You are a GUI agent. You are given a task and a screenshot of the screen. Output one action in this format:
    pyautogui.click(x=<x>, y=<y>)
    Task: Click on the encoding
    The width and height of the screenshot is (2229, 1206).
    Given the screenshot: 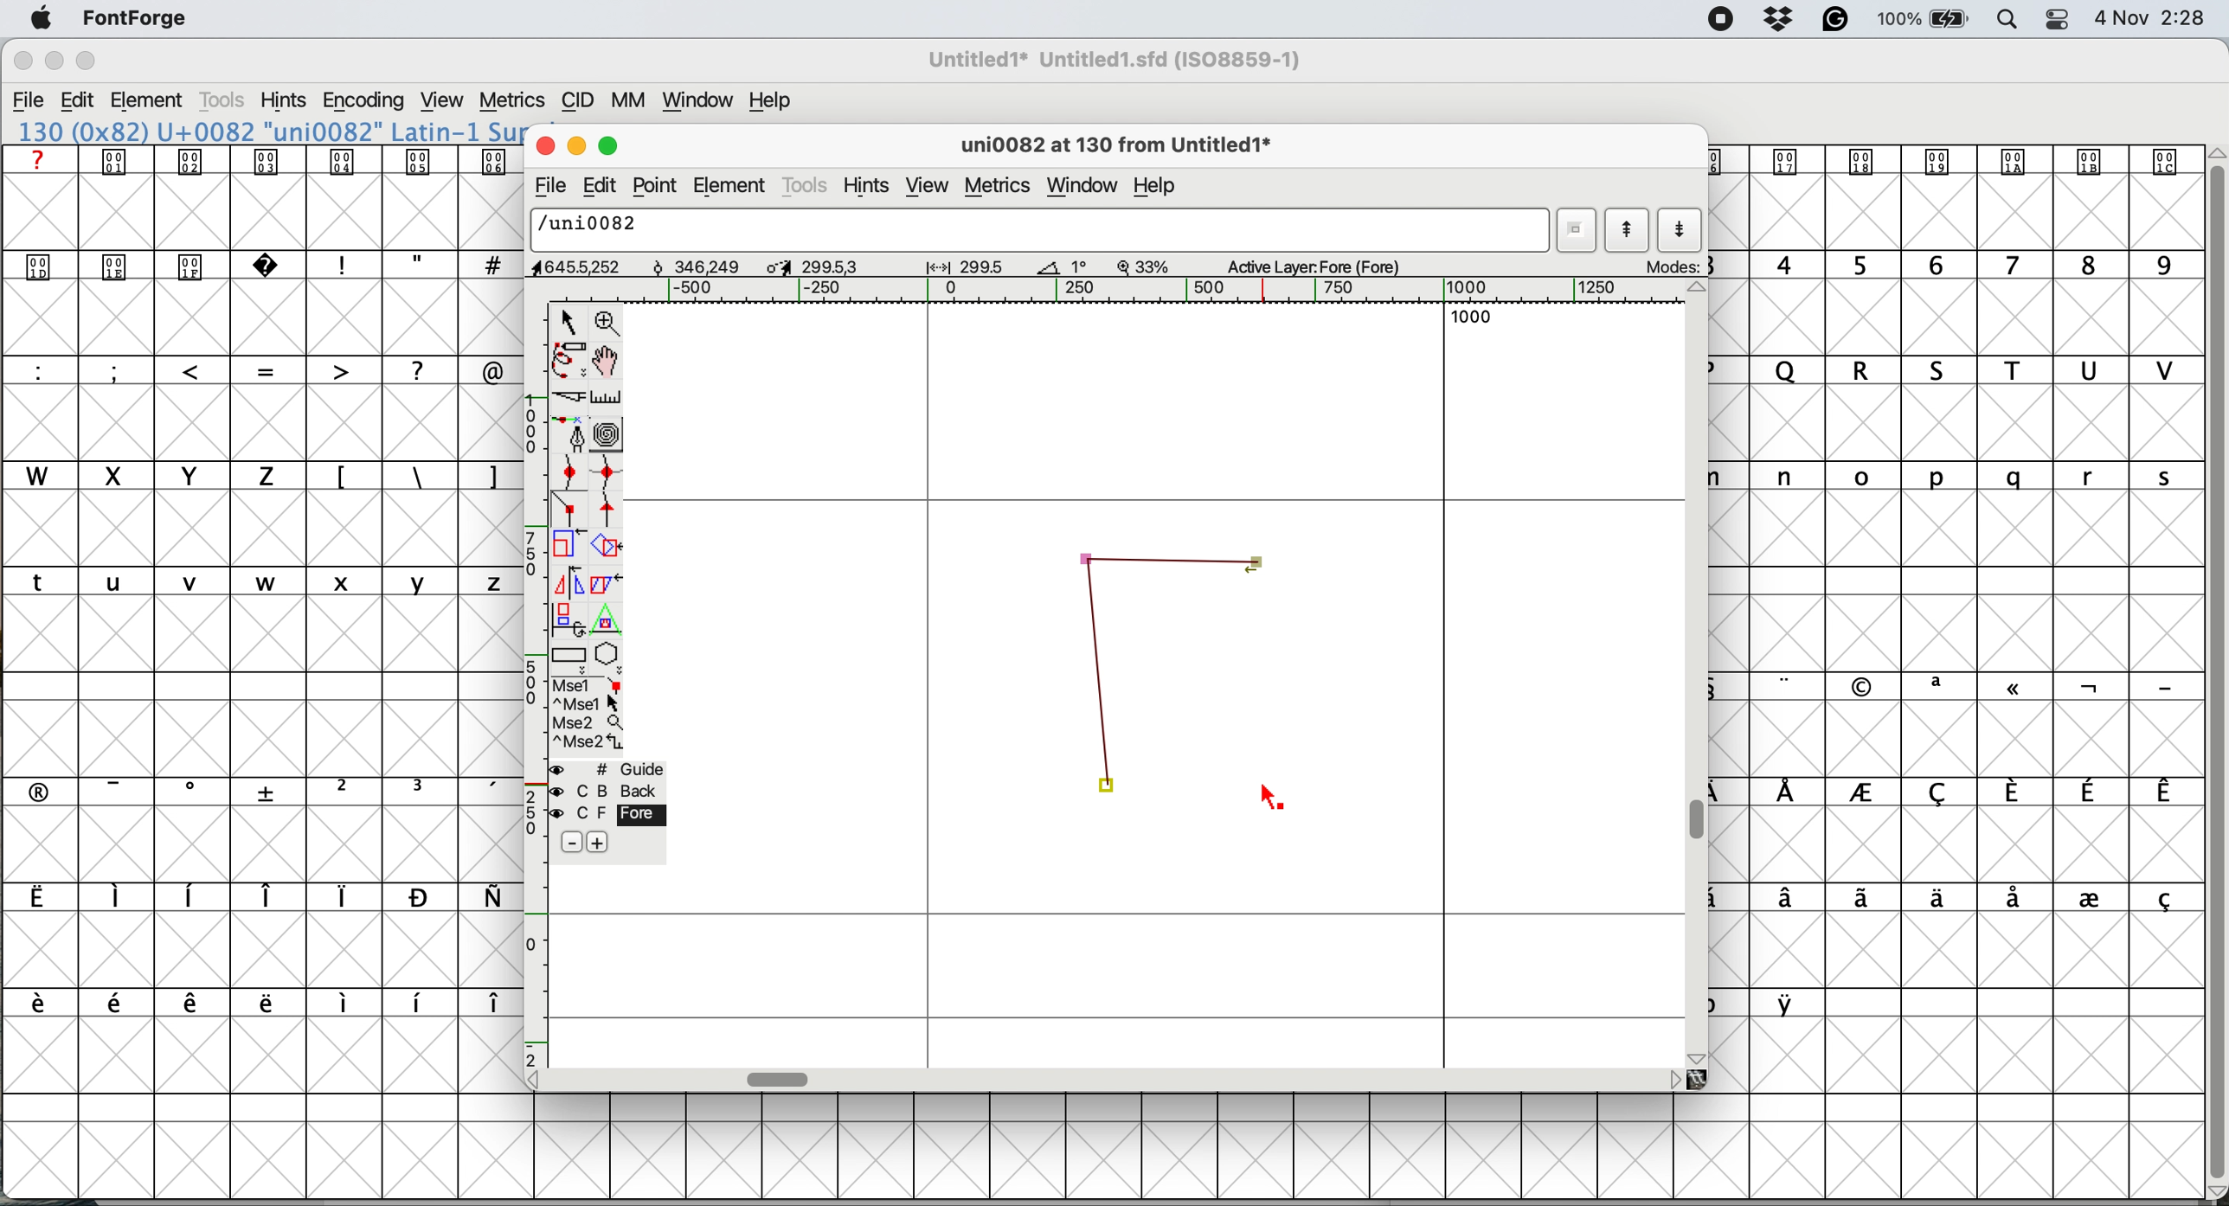 What is the action you would take?
    pyautogui.click(x=365, y=101)
    